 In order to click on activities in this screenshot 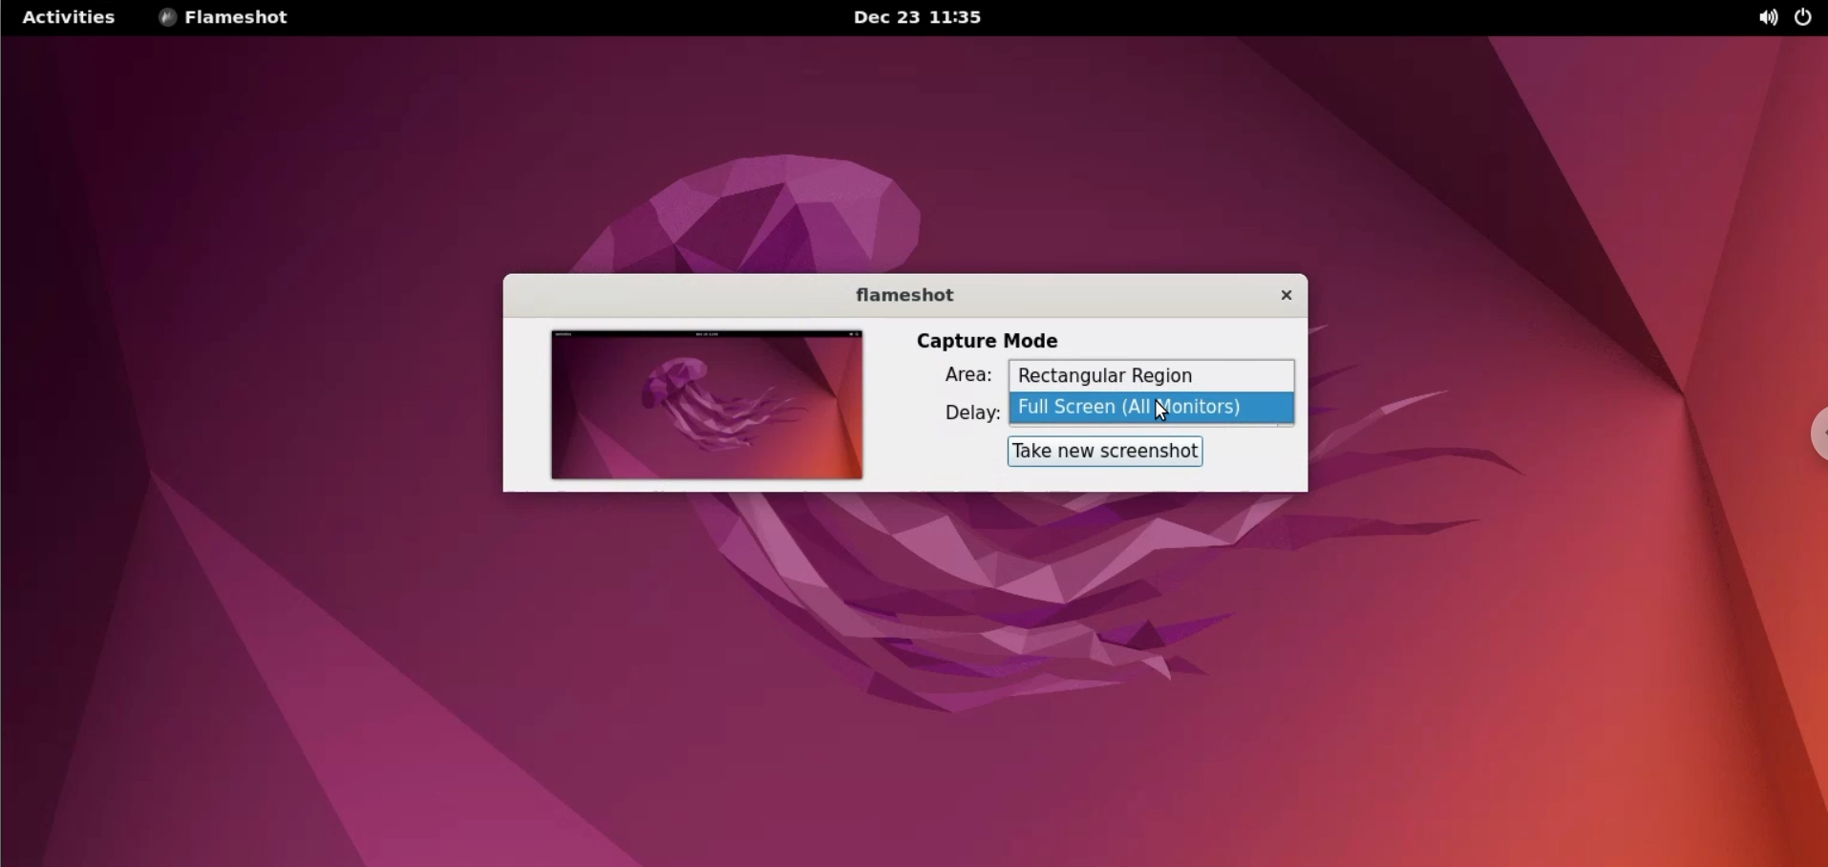, I will do `click(69, 17)`.